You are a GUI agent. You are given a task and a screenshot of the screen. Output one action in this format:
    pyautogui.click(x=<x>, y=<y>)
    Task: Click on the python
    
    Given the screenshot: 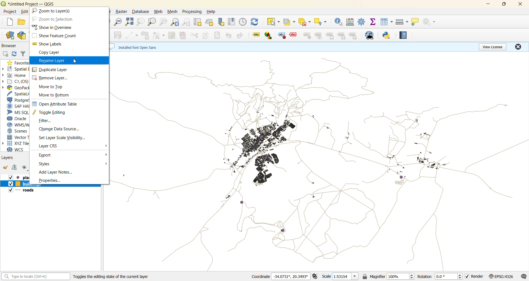 What is the action you would take?
    pyautogui.click(x=387, y=36)
    